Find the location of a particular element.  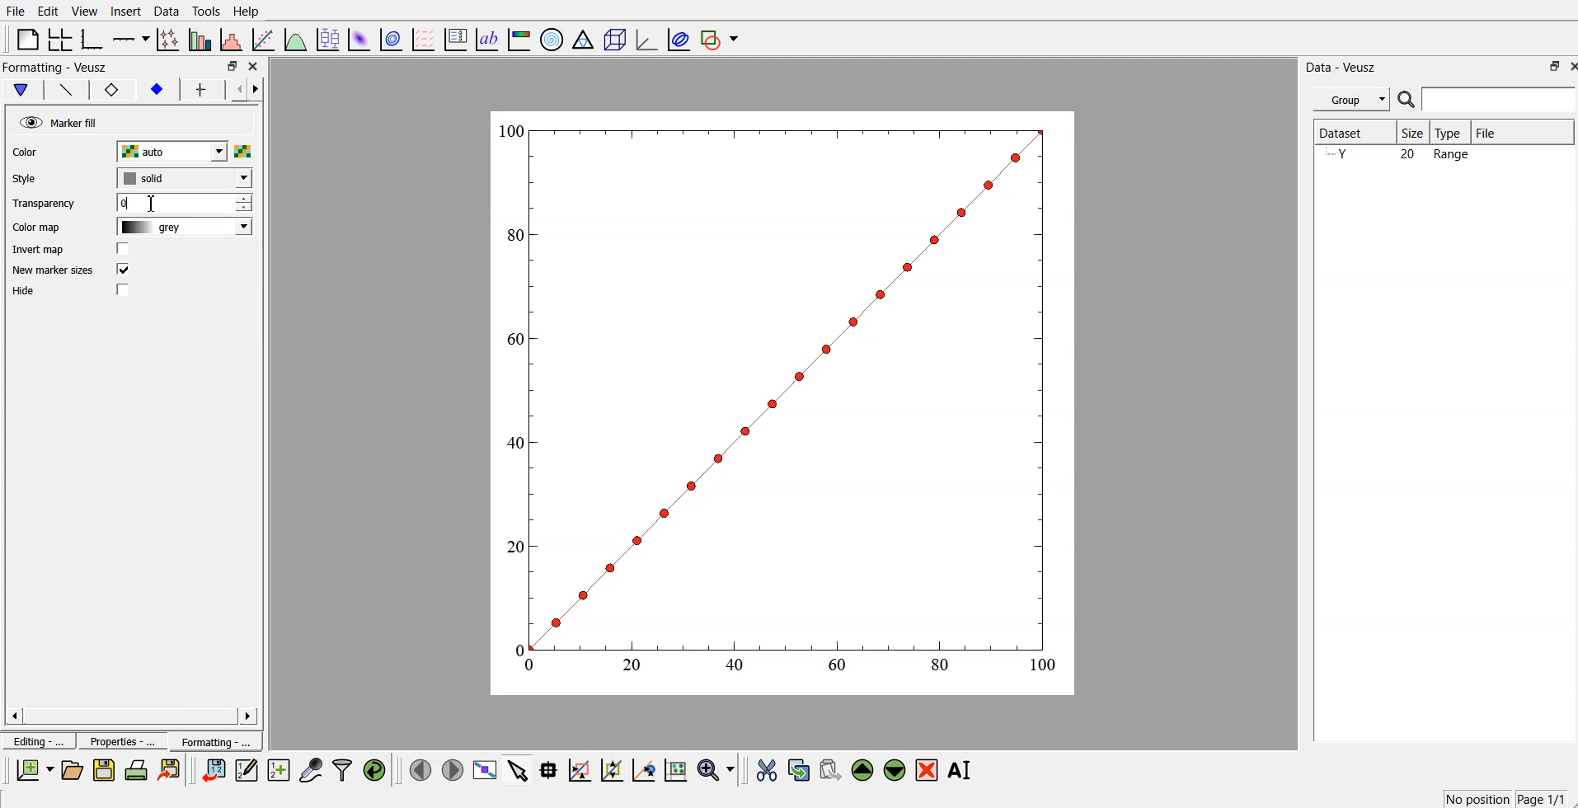

Transparency is located at coordinates (44, 204).